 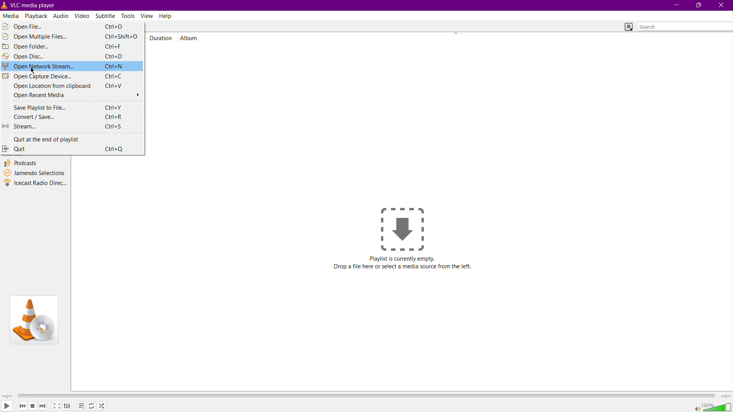 I want to click on Open Network Stream, so click(x=36, y=67).